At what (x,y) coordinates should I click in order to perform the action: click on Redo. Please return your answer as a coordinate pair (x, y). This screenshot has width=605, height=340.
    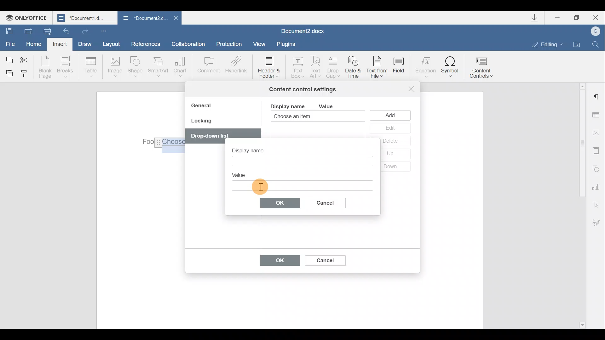
    Looking at the image, I should click on (84, 30).